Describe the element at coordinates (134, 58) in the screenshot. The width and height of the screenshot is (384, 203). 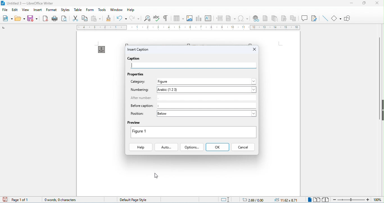
I see `caption` at that location.